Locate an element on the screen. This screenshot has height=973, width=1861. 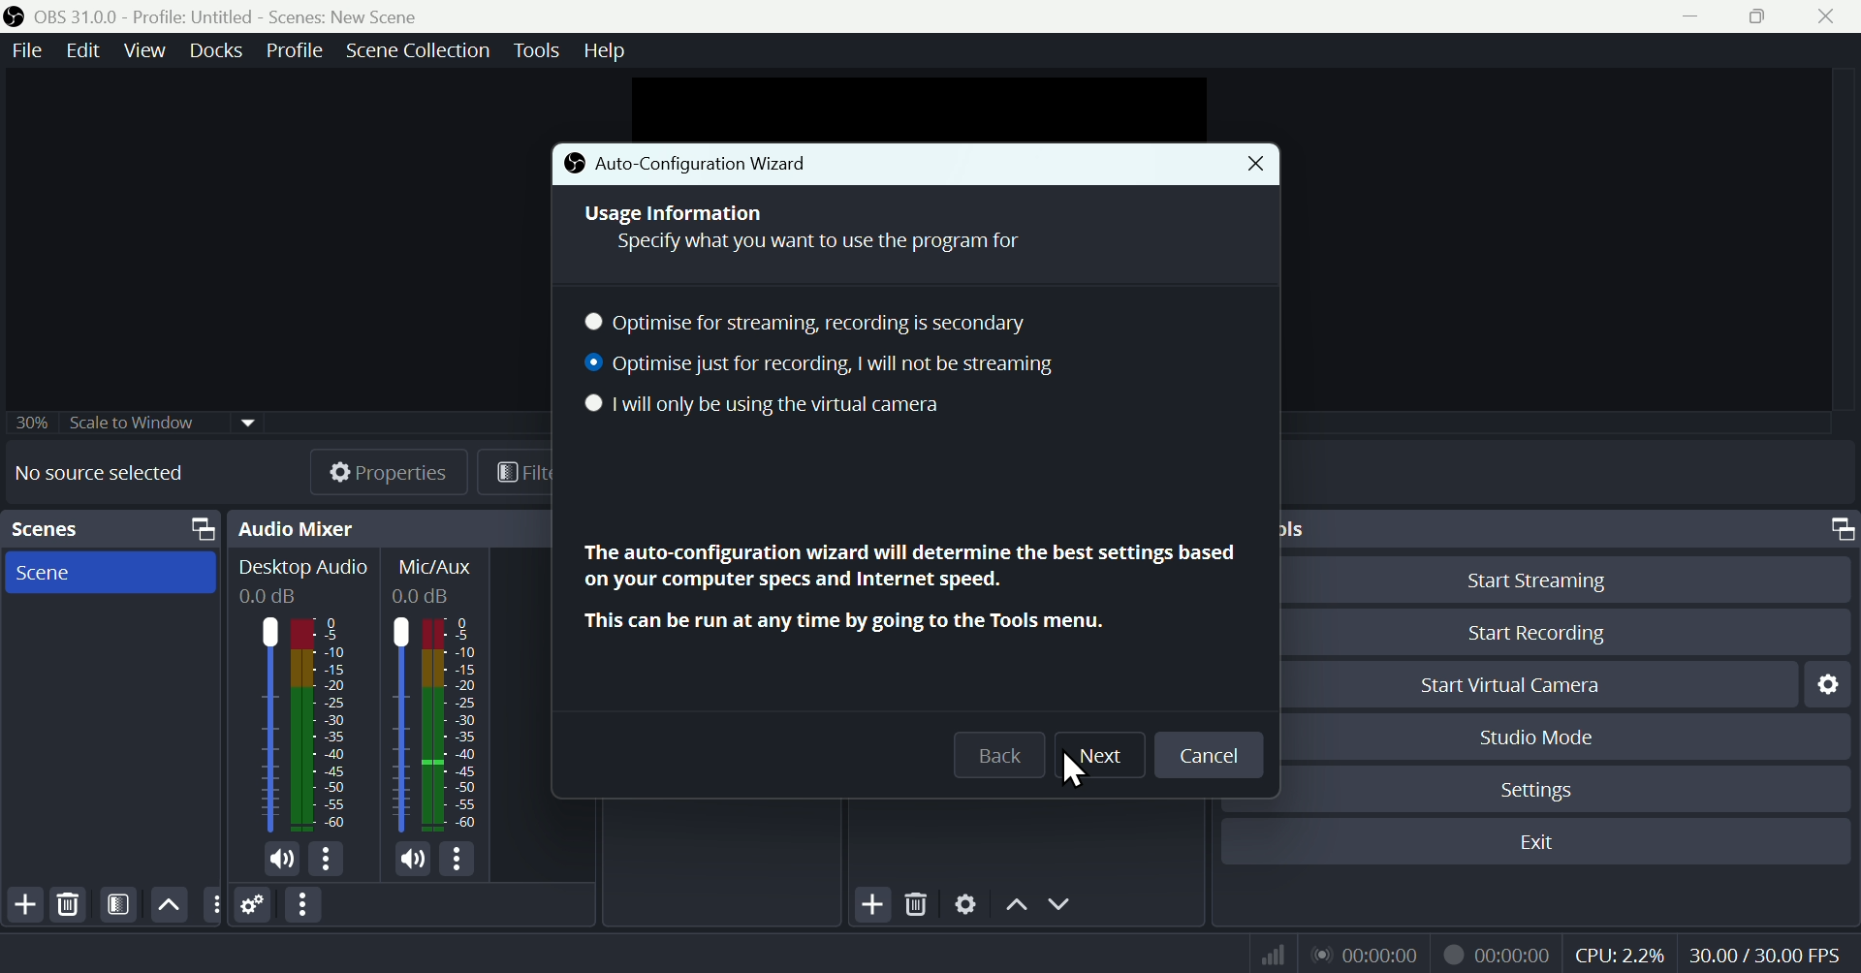
icon is located at coordinates (574, 164).